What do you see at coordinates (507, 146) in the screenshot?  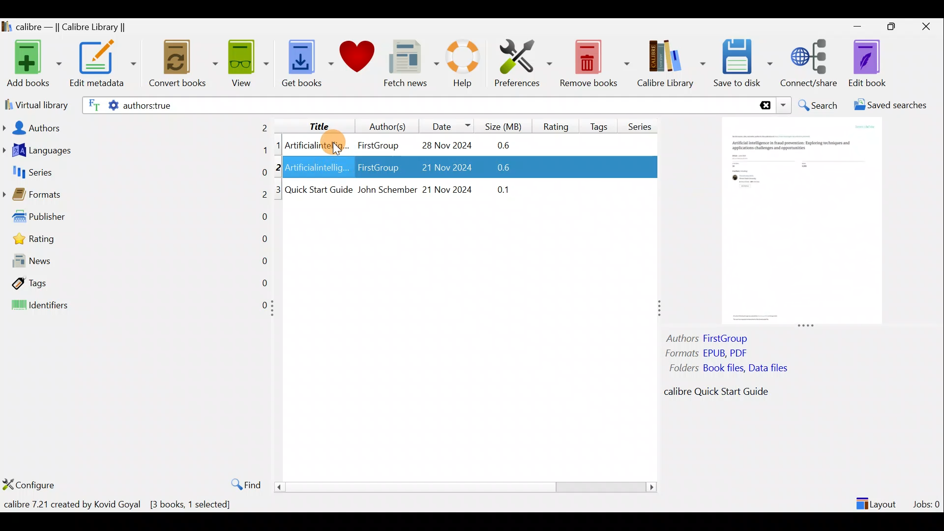 I see `0.6` at bounding box center [507, 146].